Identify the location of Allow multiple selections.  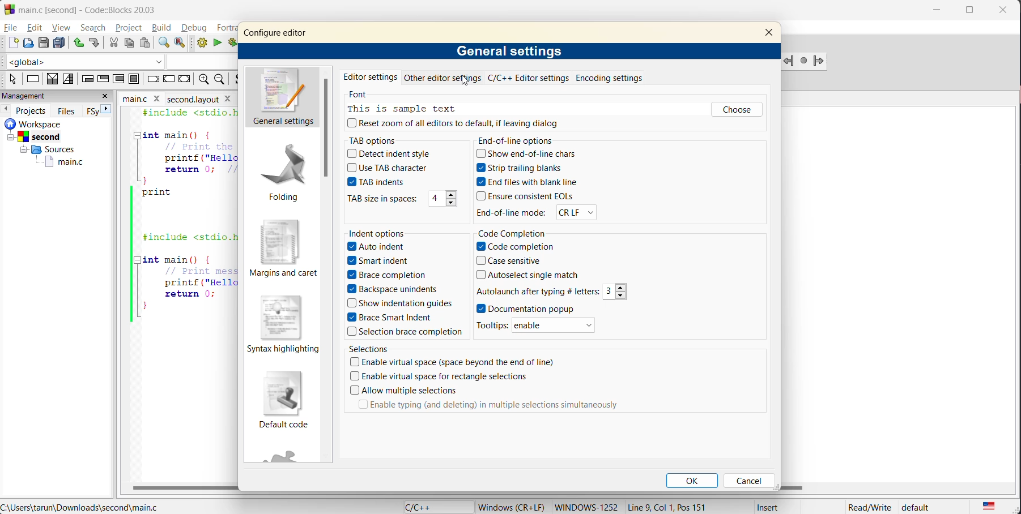
(405, 390).